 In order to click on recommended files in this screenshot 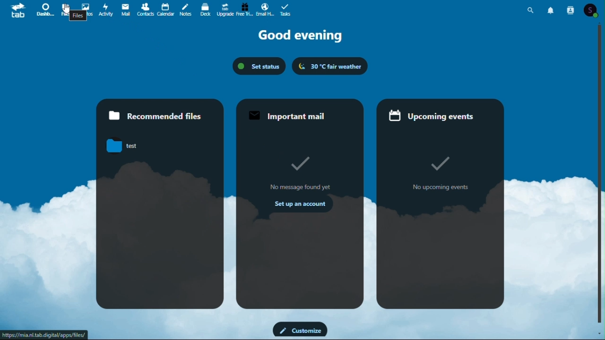, I will do `click(160, 204)`.